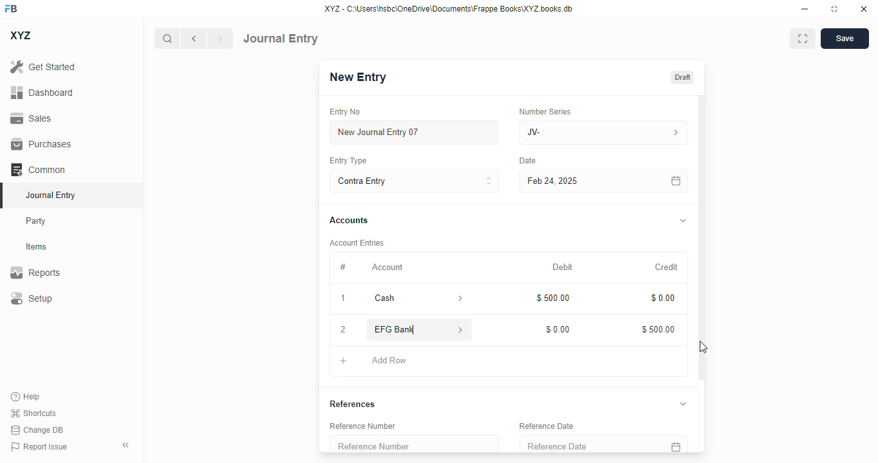 The image size is (878, 463). I want to click on vertical scroll bar, so click(702, 274).